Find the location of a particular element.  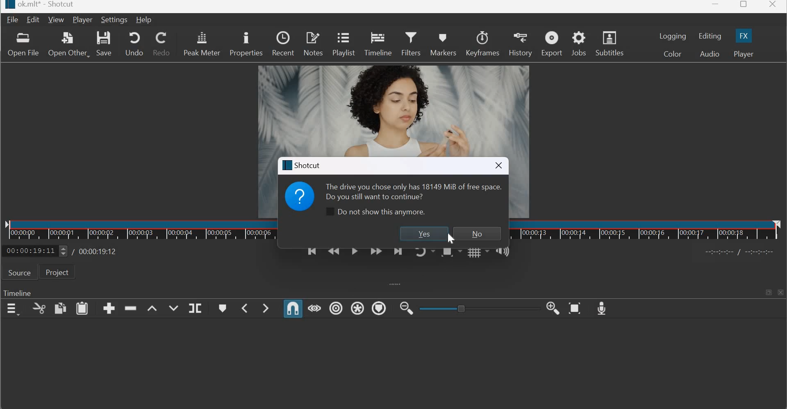

Total duration is located at coordinates (96, 251).